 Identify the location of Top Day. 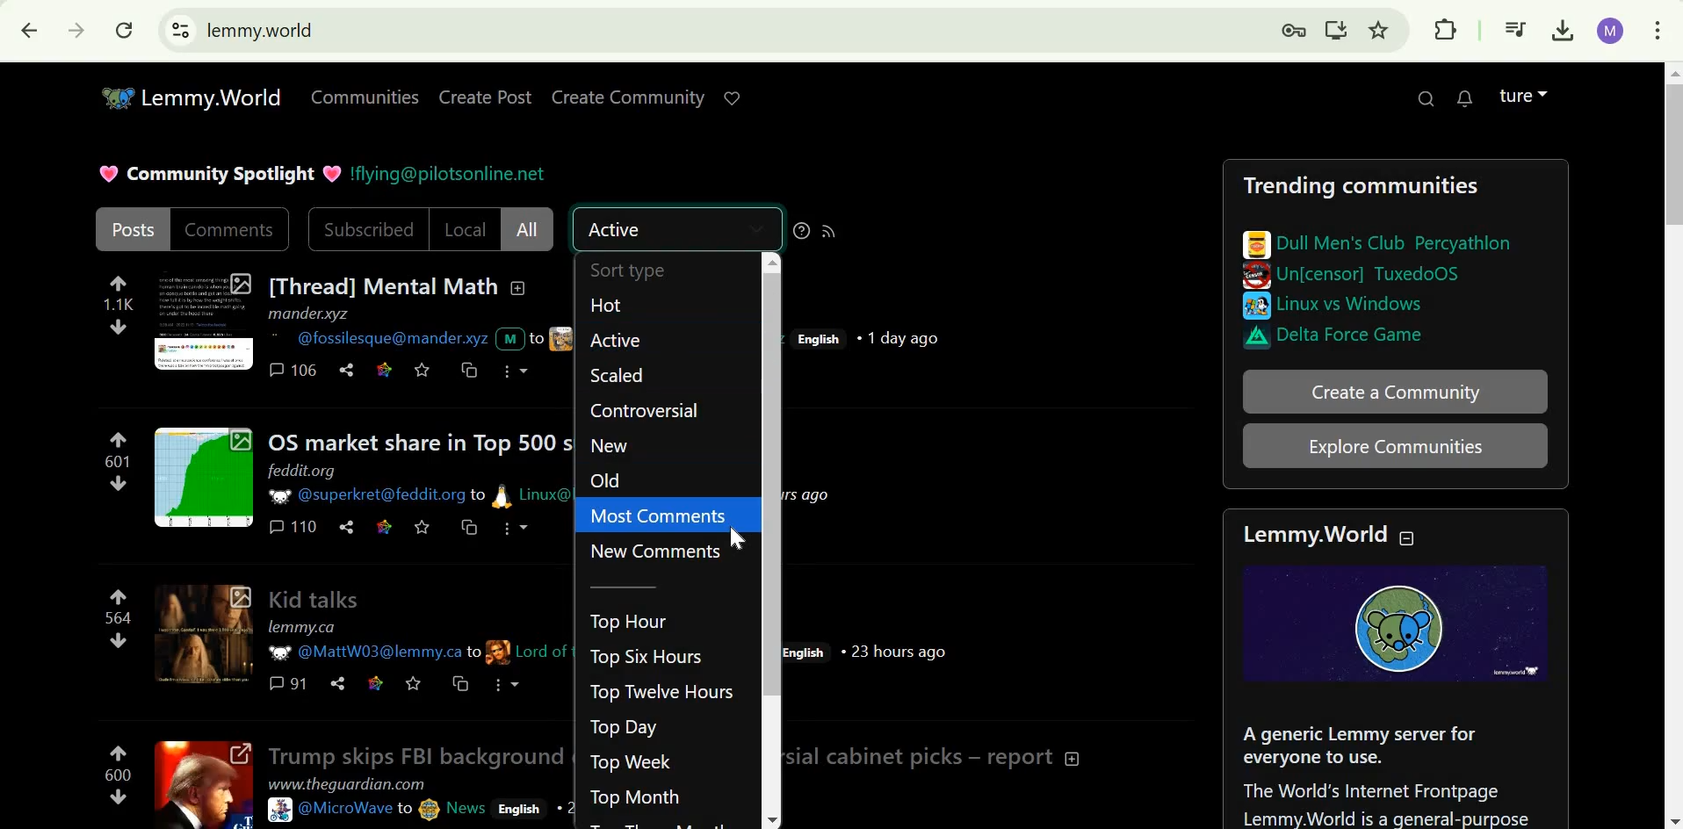
(622, 727).